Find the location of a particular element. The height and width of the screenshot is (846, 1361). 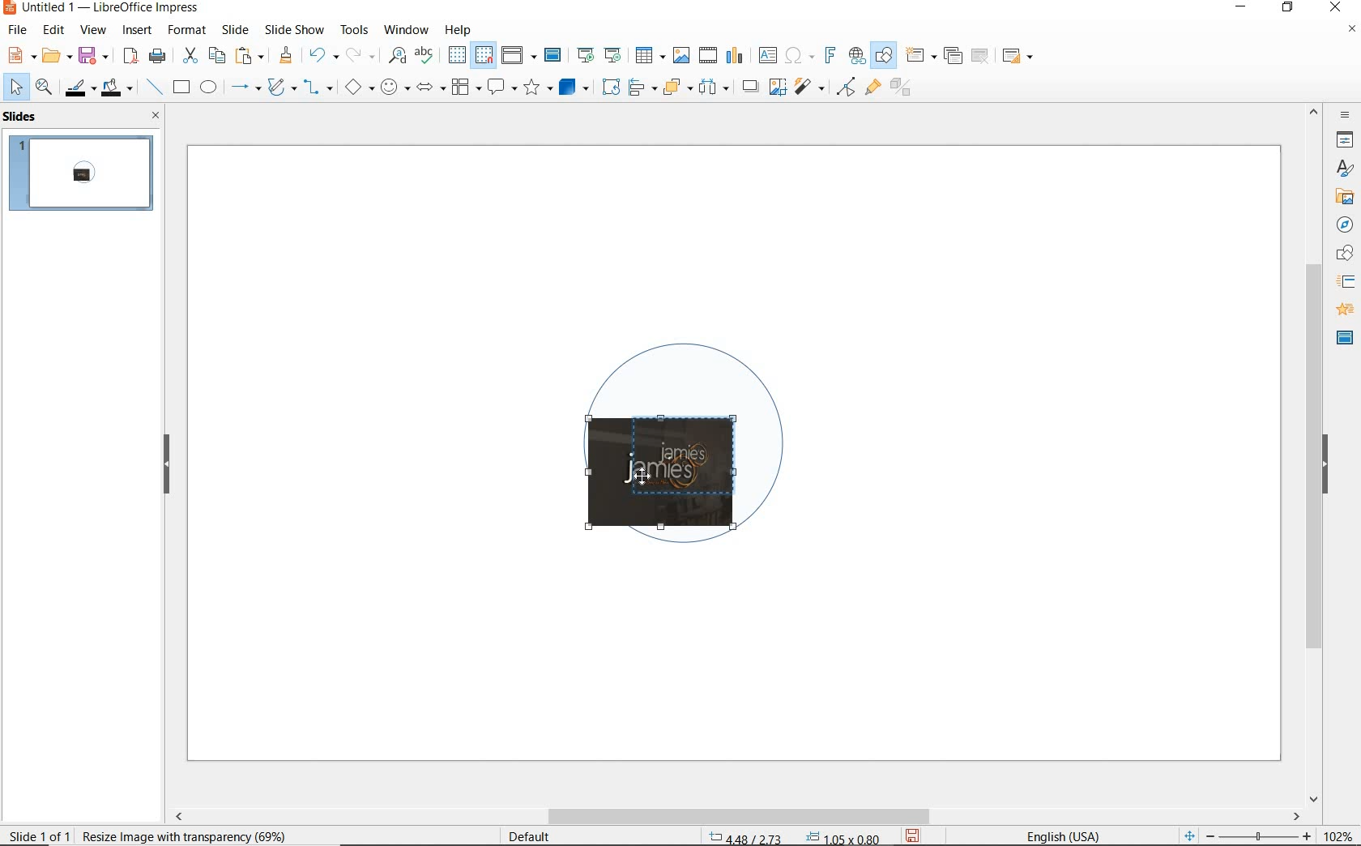

align objects is located at coordinates (638, 86).